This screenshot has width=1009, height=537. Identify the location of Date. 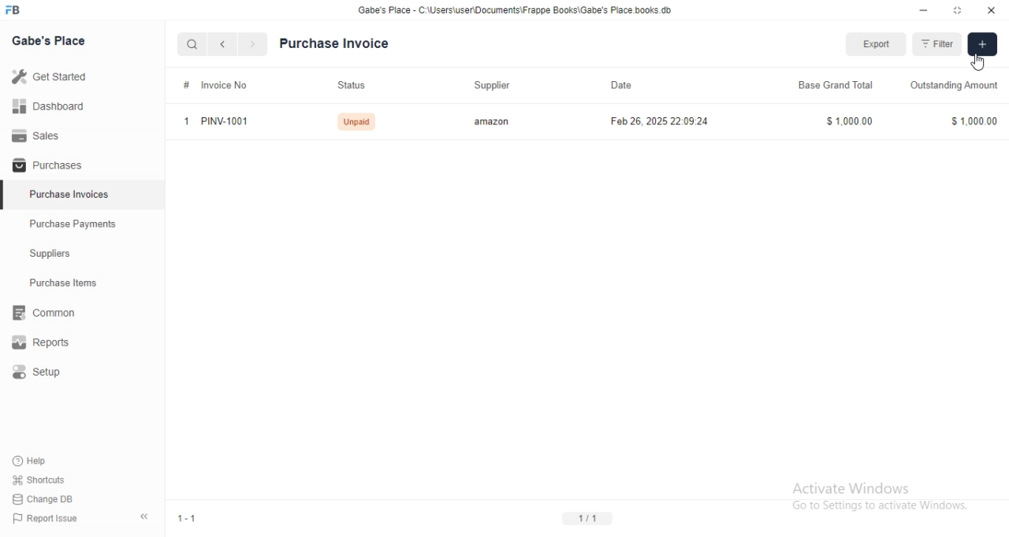
(665, 85).